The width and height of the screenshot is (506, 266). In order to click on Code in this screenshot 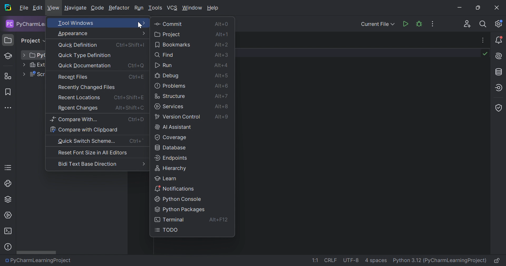, I will do `click(97, 8)`.